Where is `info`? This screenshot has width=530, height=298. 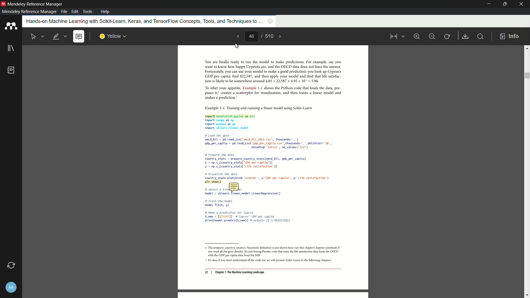
info is located at coordinates (510, 37).